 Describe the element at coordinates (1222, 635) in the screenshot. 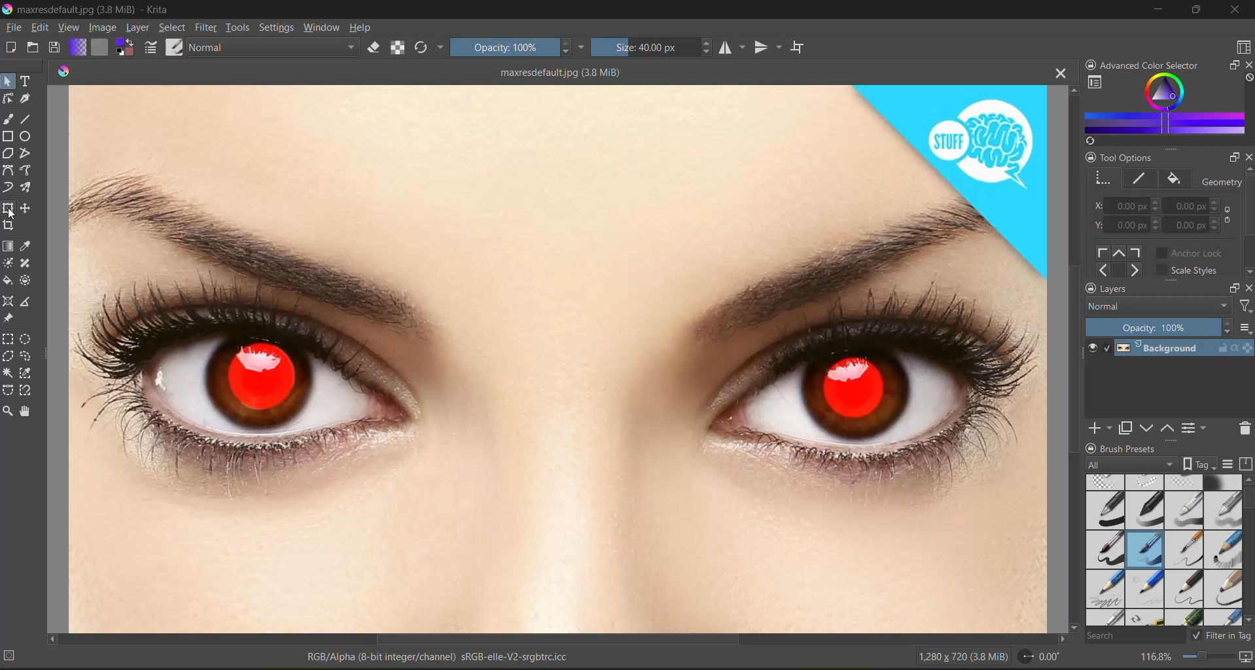

I see `filter in tag` at that location.